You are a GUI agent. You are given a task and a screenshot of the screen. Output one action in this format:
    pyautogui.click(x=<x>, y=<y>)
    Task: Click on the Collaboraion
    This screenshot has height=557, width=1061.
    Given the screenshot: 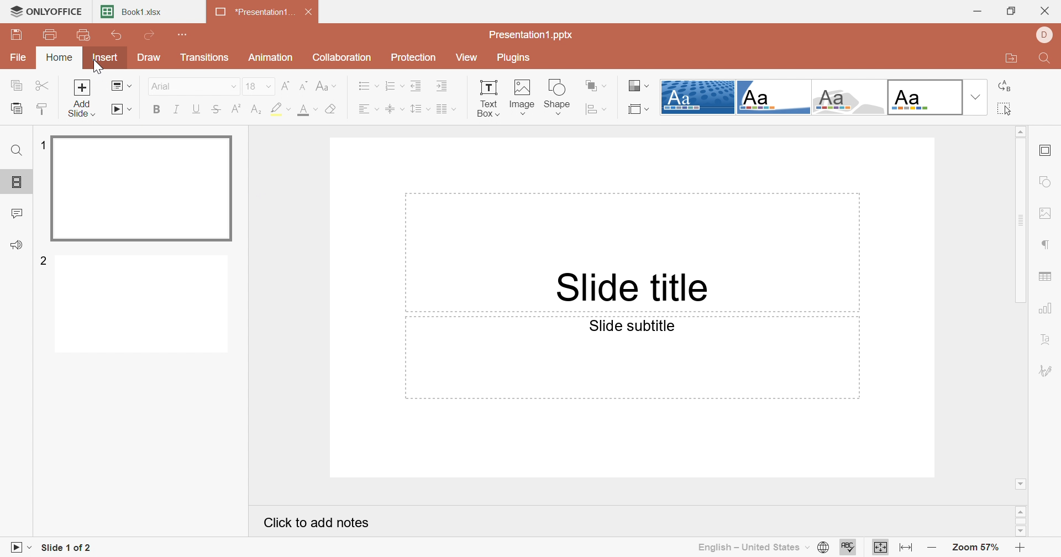 What is the action you would take?
    pyautogui.click(x=344, y=59)
    